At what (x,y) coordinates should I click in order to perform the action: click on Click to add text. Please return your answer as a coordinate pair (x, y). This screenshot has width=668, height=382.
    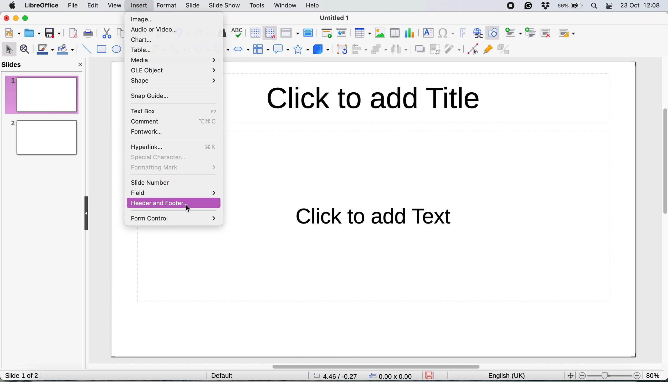
    Looking at the image, I should click on (367, 220).